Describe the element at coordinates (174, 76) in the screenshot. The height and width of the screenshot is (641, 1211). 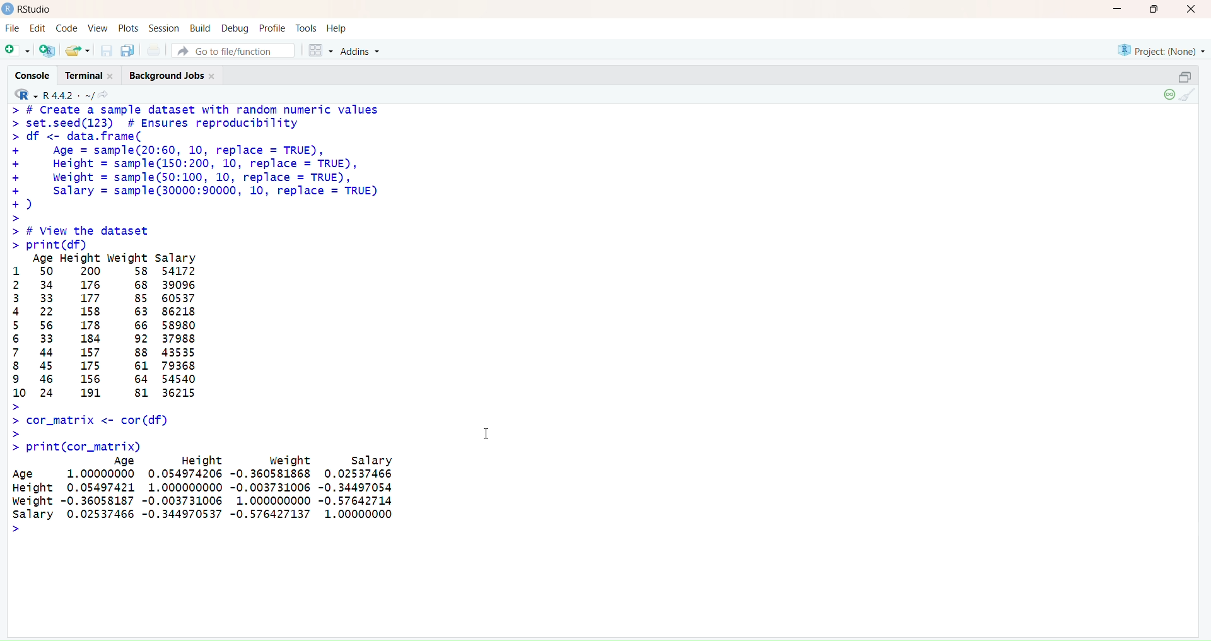
I see `Background jobs` at that location.